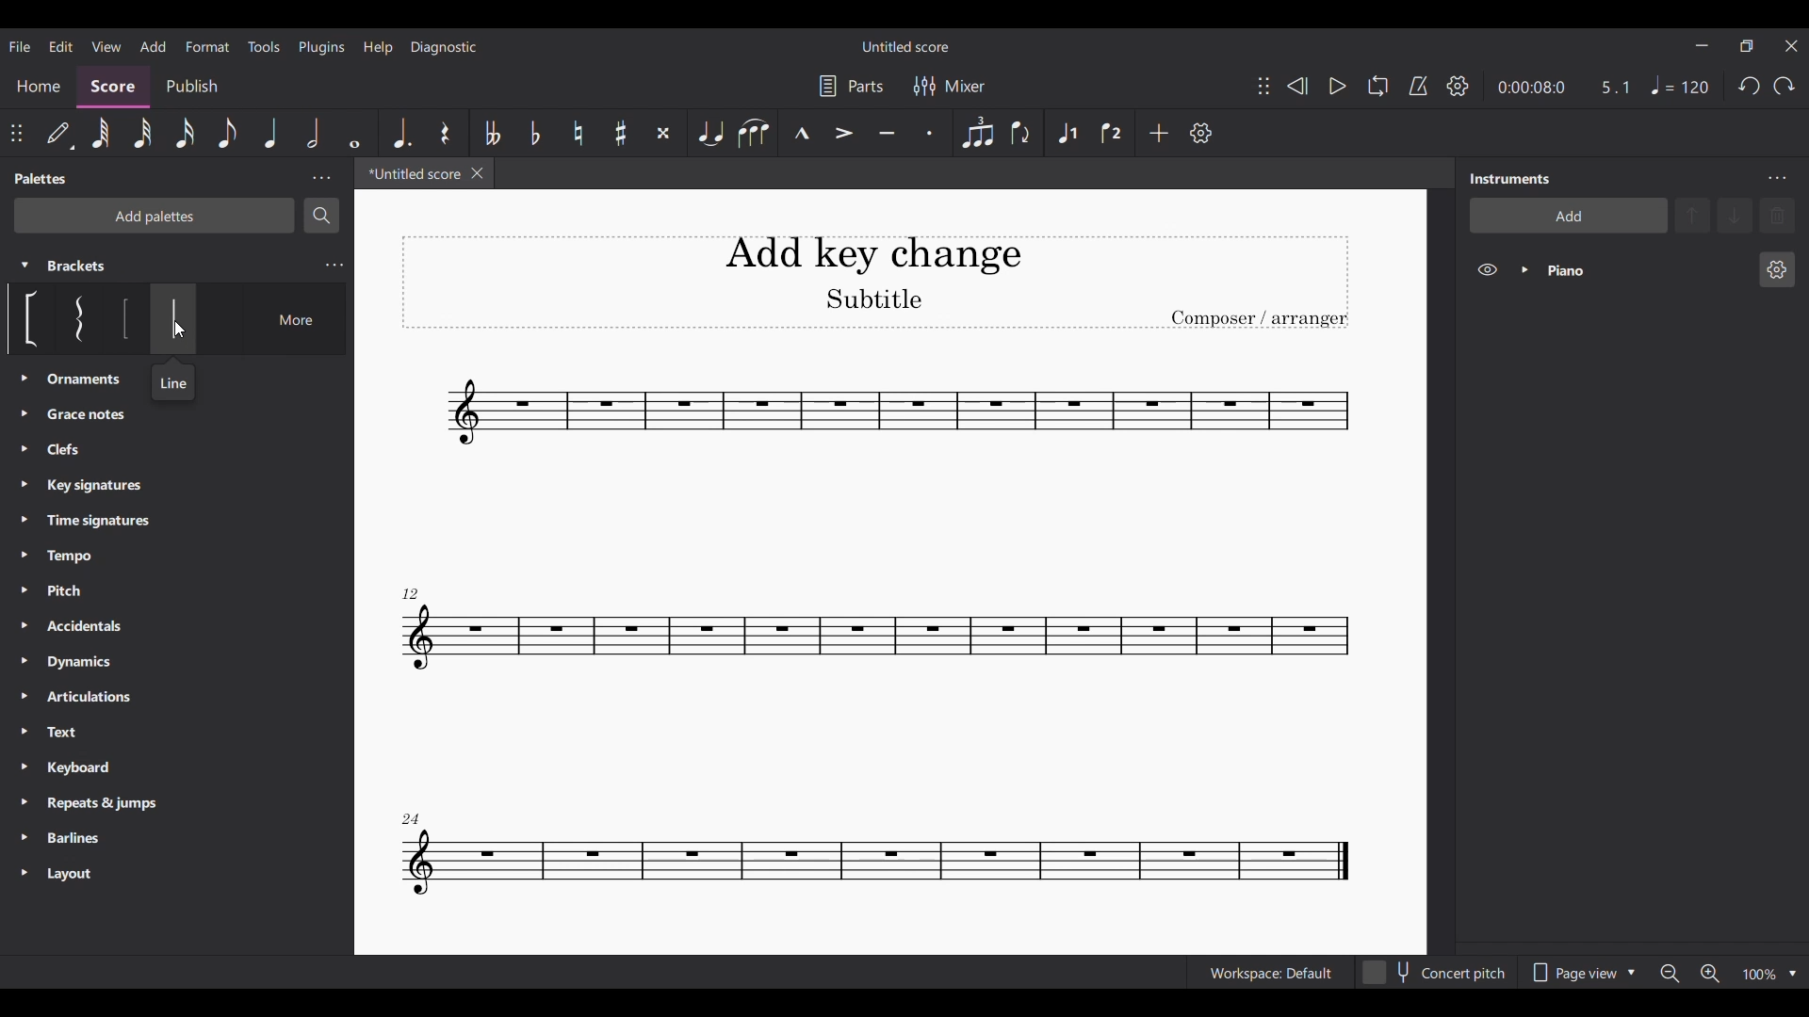  I want to click on Toggle double-sharp, so click(663, 134).